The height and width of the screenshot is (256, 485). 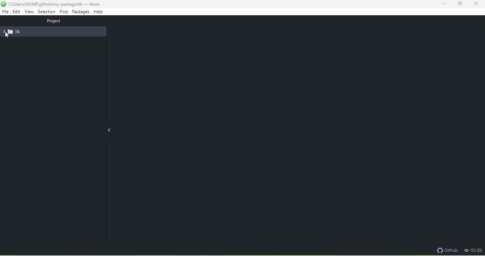 What do you see at coordinates (64, 12) in the screenshot?
I see `find` at bounding box center [64, 12].